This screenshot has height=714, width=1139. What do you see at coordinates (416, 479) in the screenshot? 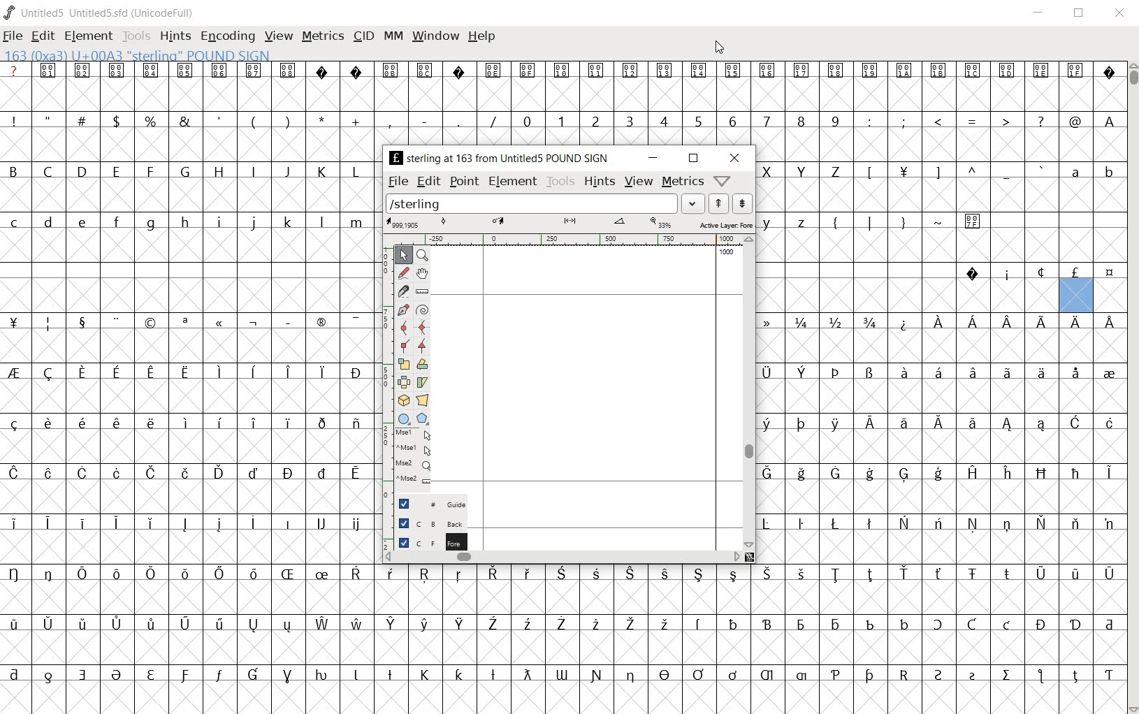
I see `Mouse wheel button + Ctrl` at bounding box center [416, 479].